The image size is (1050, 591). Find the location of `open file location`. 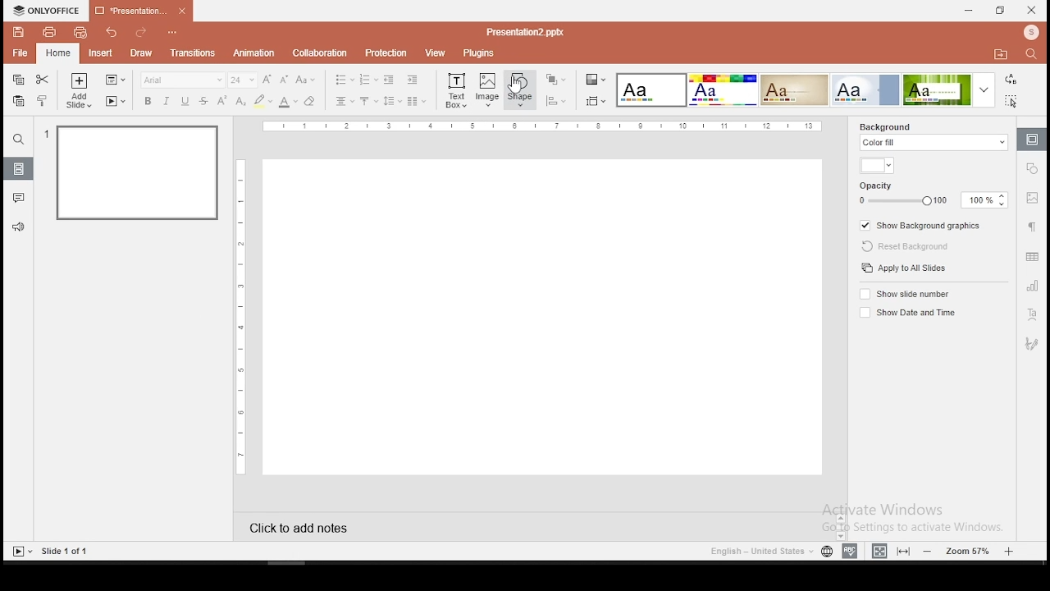

open file location is located at coordinates (1000, 55).